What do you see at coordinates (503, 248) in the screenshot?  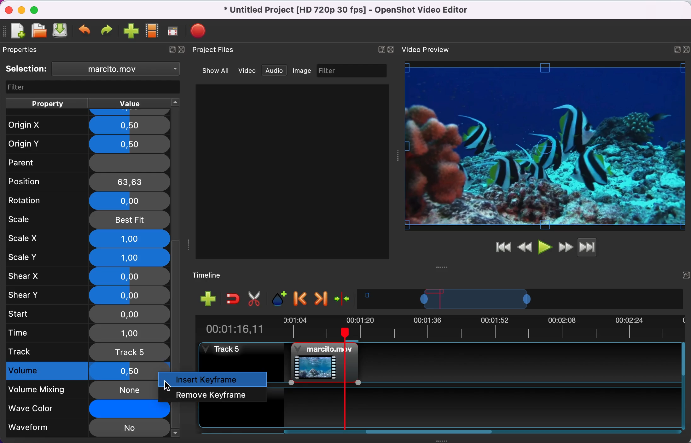 I see `jump to start` at bounding box center [503, 248].